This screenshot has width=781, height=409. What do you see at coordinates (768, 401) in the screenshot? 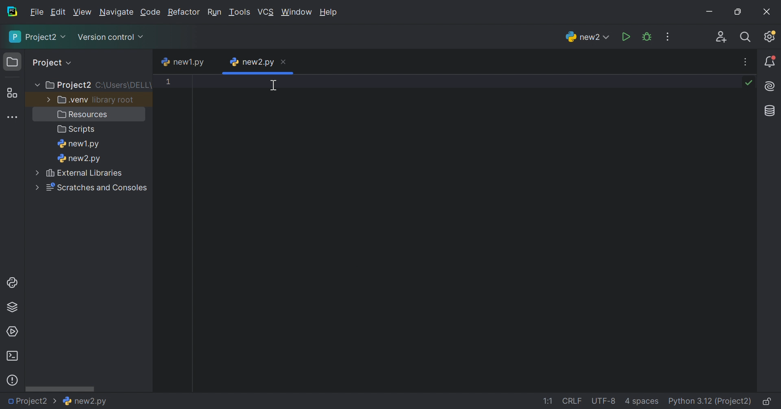
I see `Make file read-only` at bounding box center [768, 401].